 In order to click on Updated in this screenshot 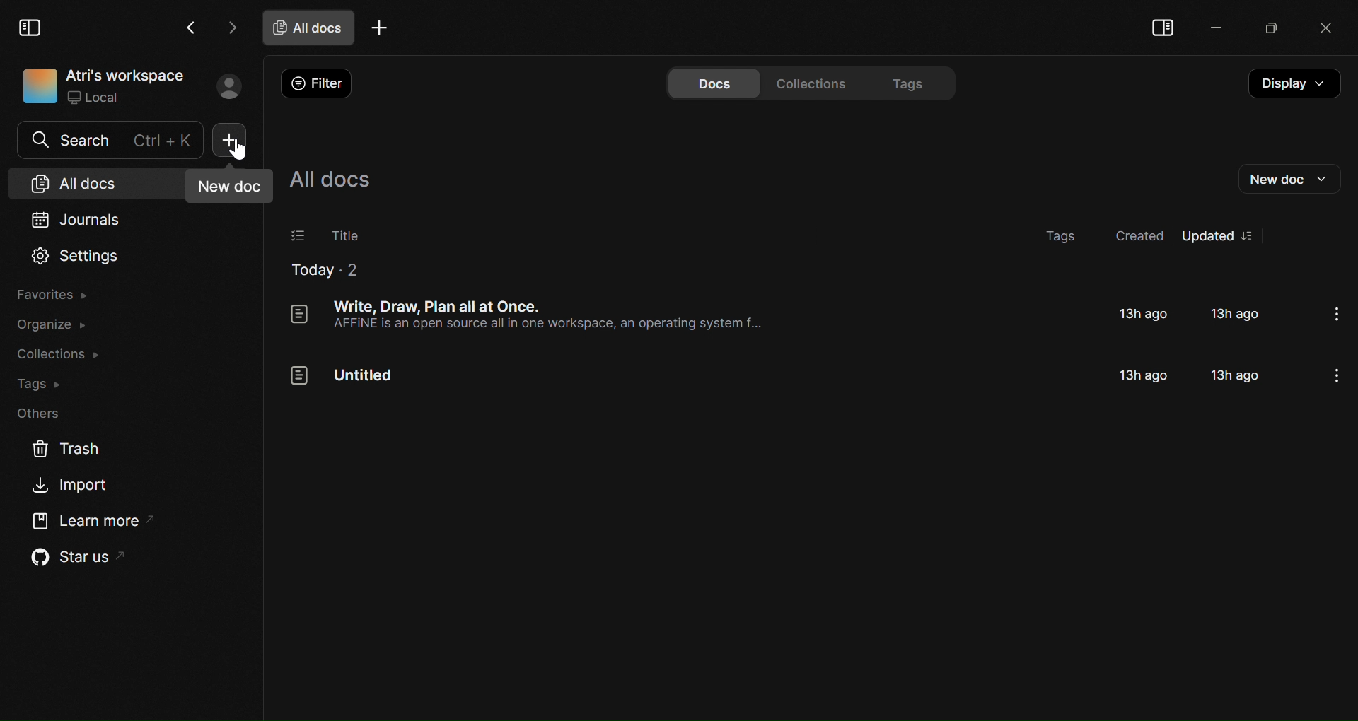, I will do `click(1207, 235)`.